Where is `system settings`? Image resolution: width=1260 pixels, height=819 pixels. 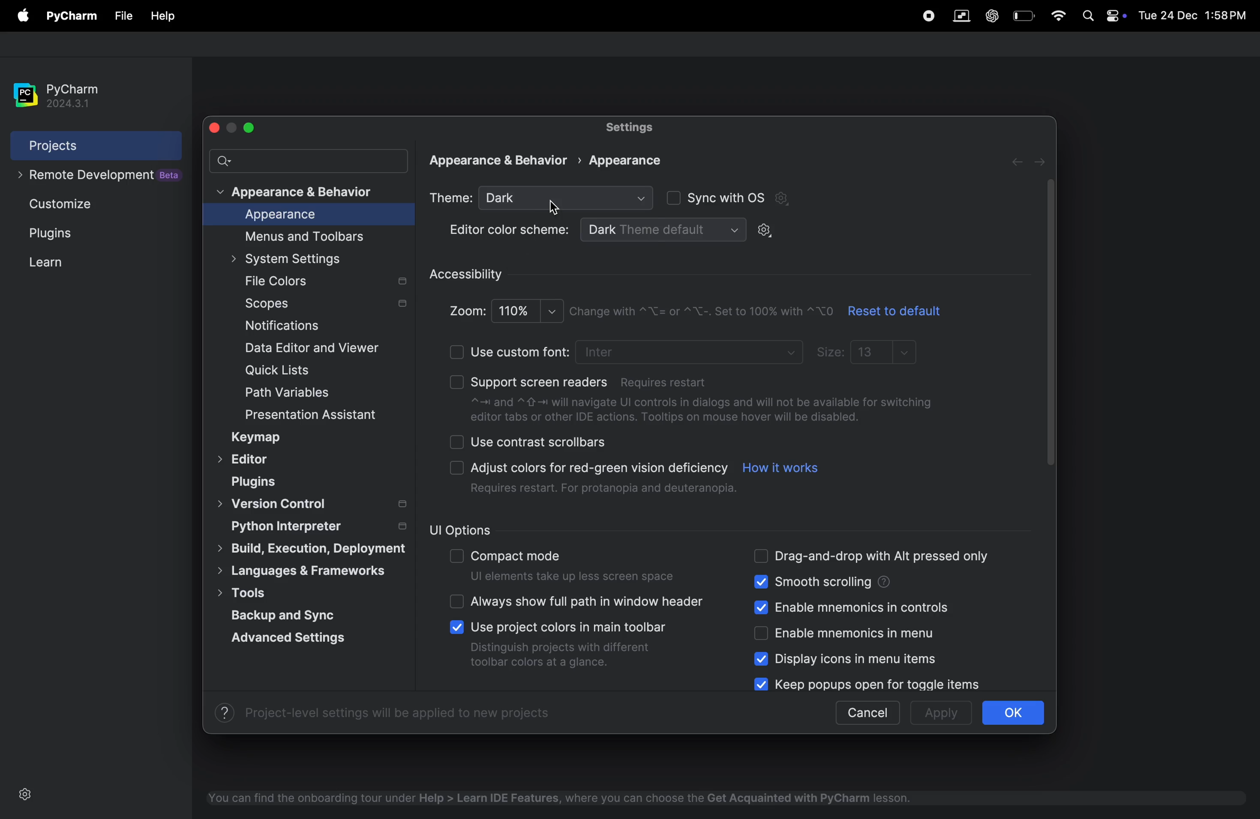
system settings is located at coordinates (303, 259).